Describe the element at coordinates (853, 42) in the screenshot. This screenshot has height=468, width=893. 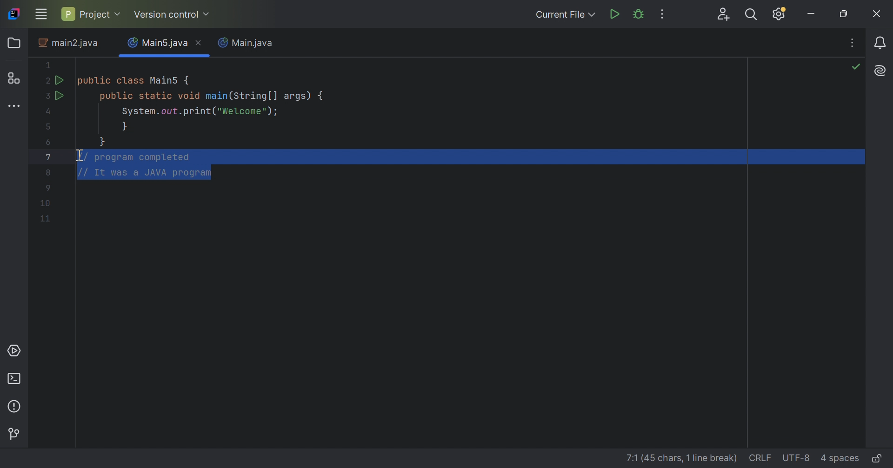
I see `Recent Files, tab actions, and more` at that location.